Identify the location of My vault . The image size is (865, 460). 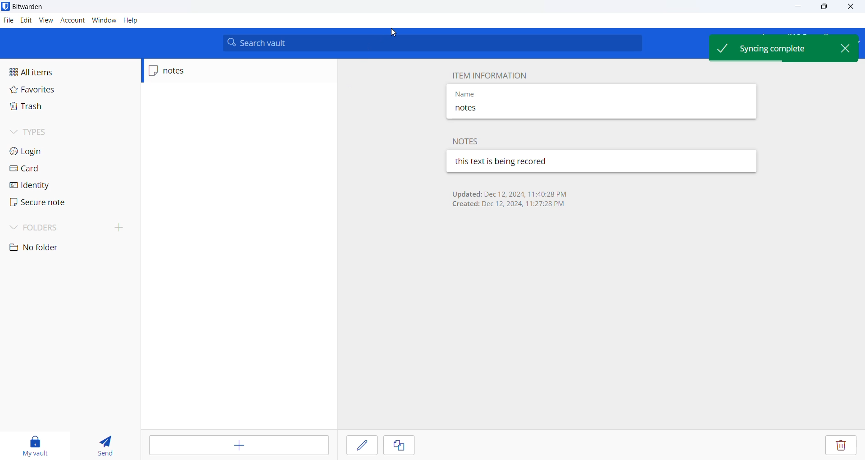
(33, 444).